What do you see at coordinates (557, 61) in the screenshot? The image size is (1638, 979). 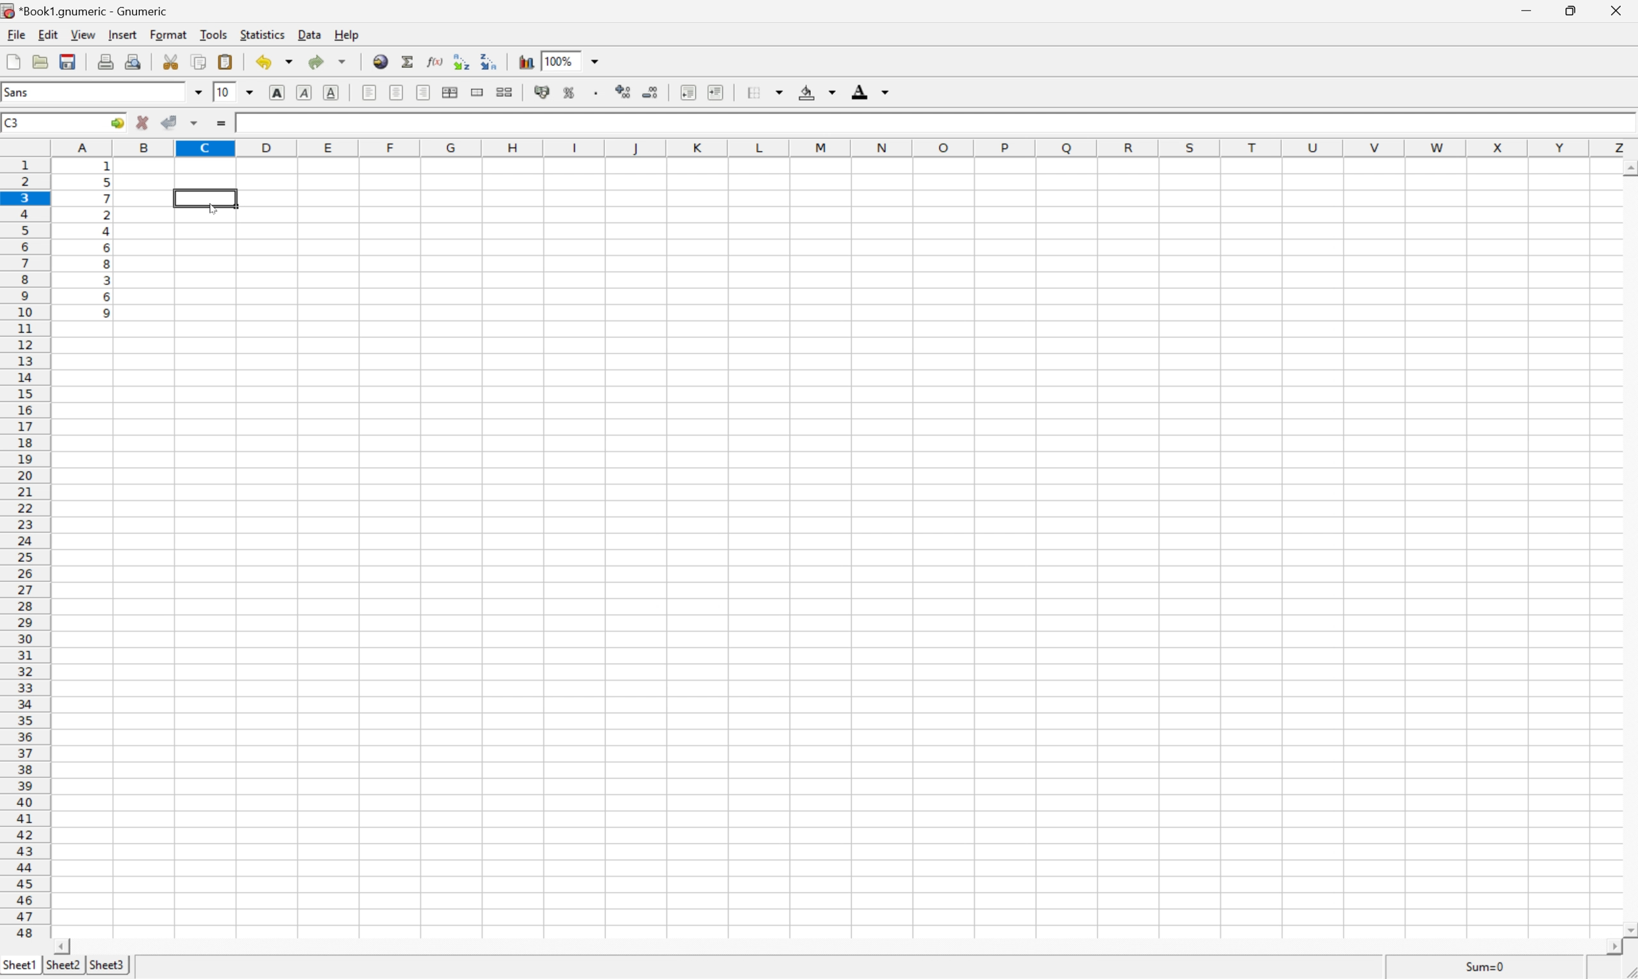 I see `100%` at bounding box center [557, 61].